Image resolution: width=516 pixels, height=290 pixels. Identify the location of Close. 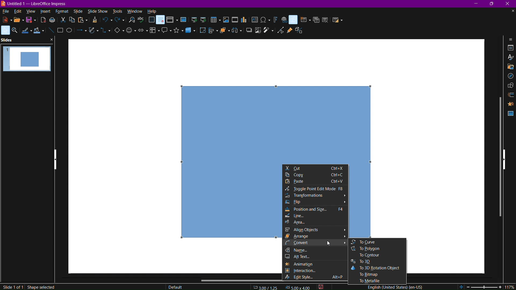
(509, 4).